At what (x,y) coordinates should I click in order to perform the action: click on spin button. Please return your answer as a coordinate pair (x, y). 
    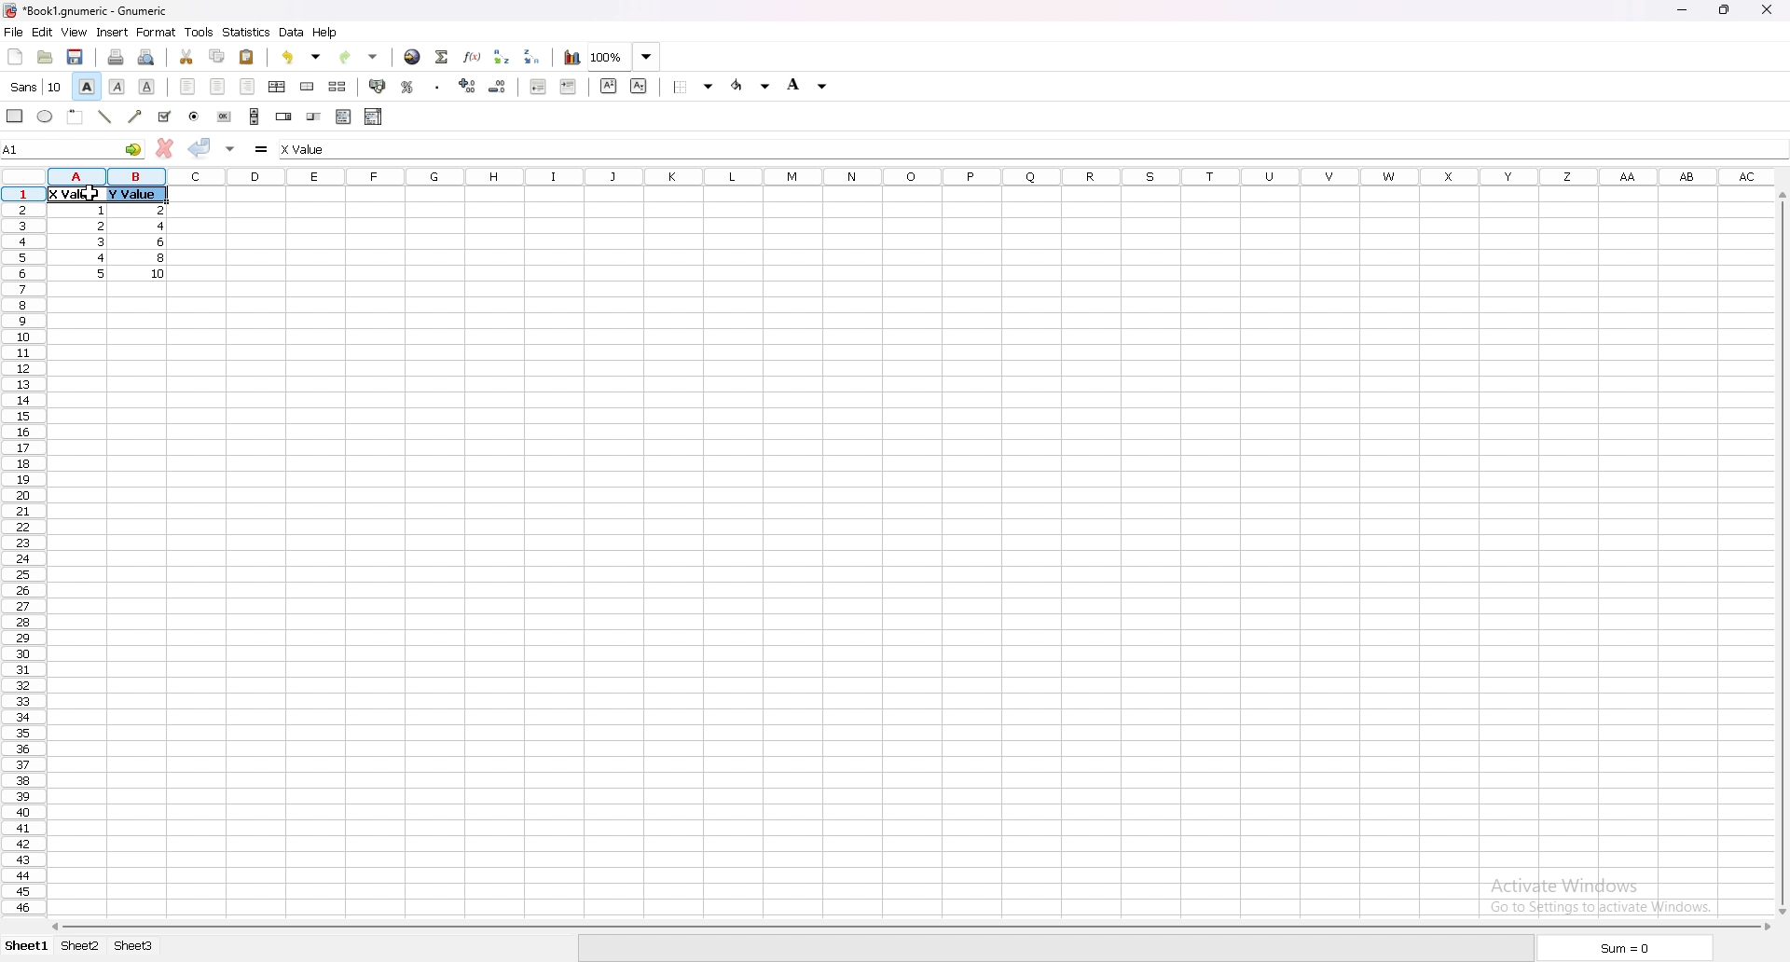
    Looking at the image, I should click on (284, 117).